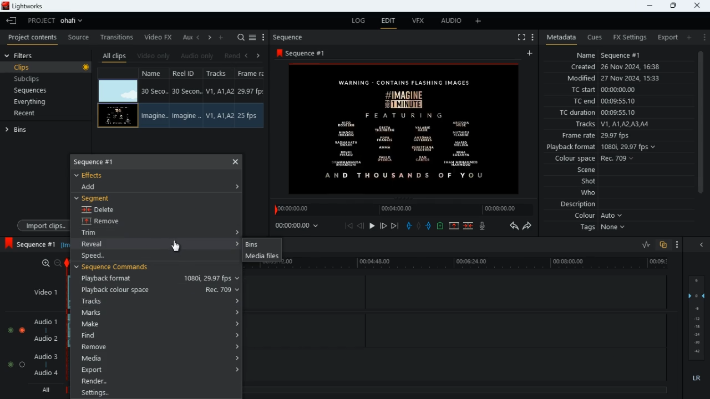  Describe the element at coordinates (47, 357) in the screenshot. I see `audio 3` at that location.